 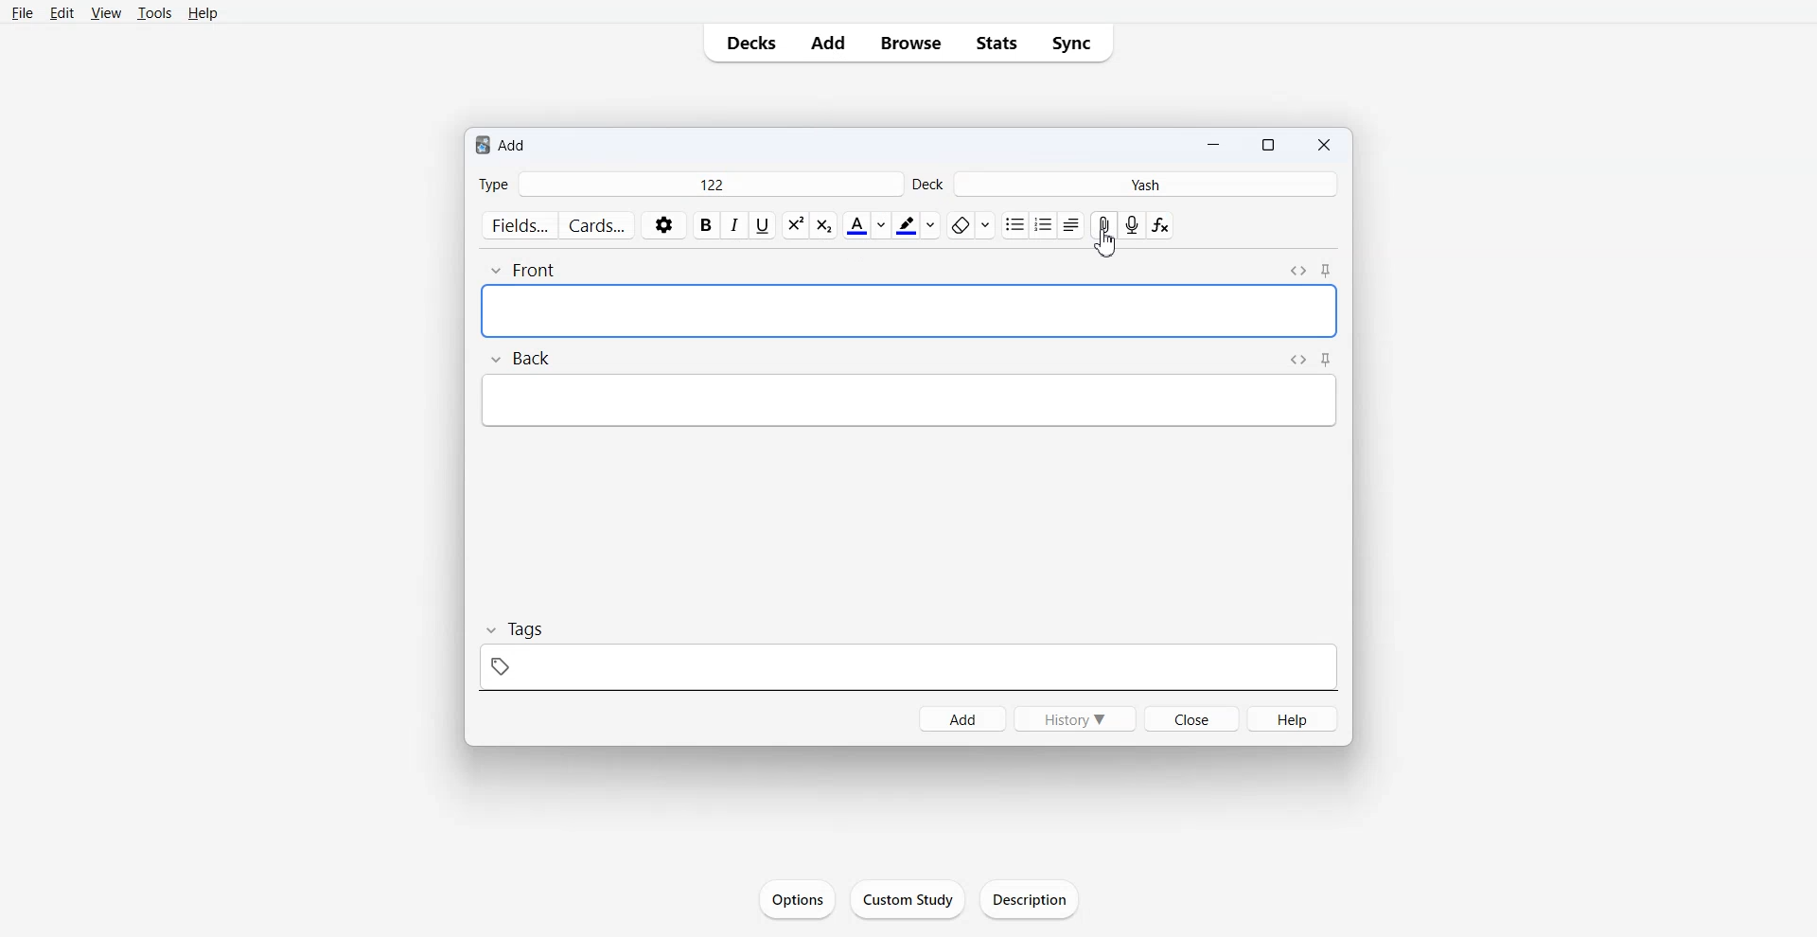 What do you see at coordinates (1104, 245) in the screenshot?
I see `cursor` at bounding box center [1104, 245].